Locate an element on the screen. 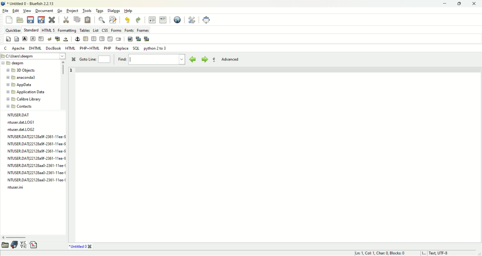  fonts is located at coordinates (129, 30).